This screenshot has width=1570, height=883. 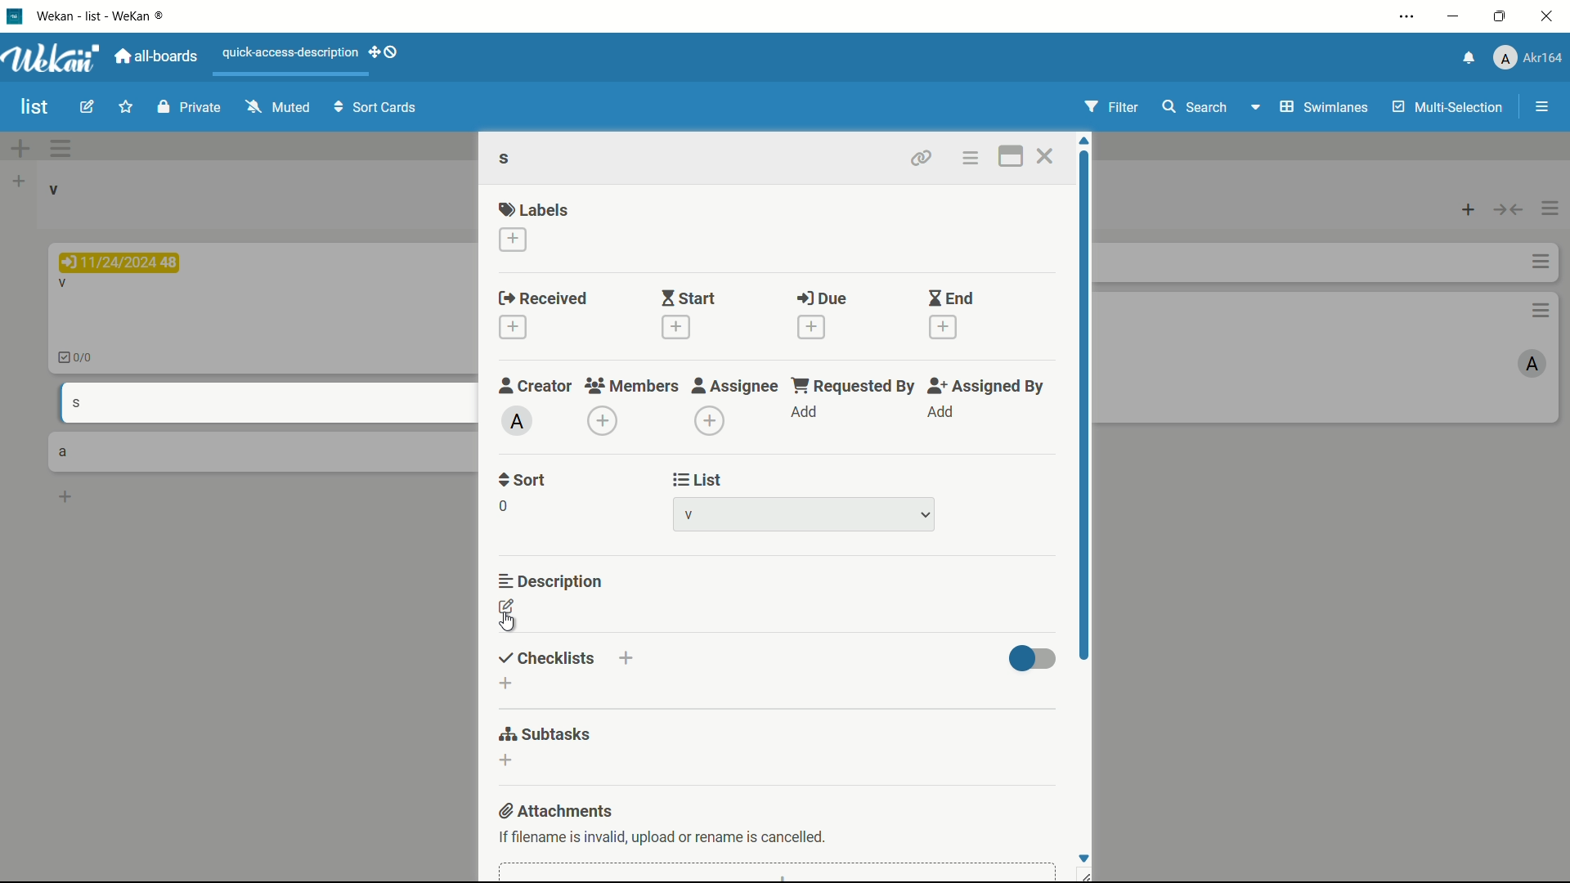 What do you see at coordinates (125, 109) in the screenshot?
I see `star this board` at bounding box center [125, 109].